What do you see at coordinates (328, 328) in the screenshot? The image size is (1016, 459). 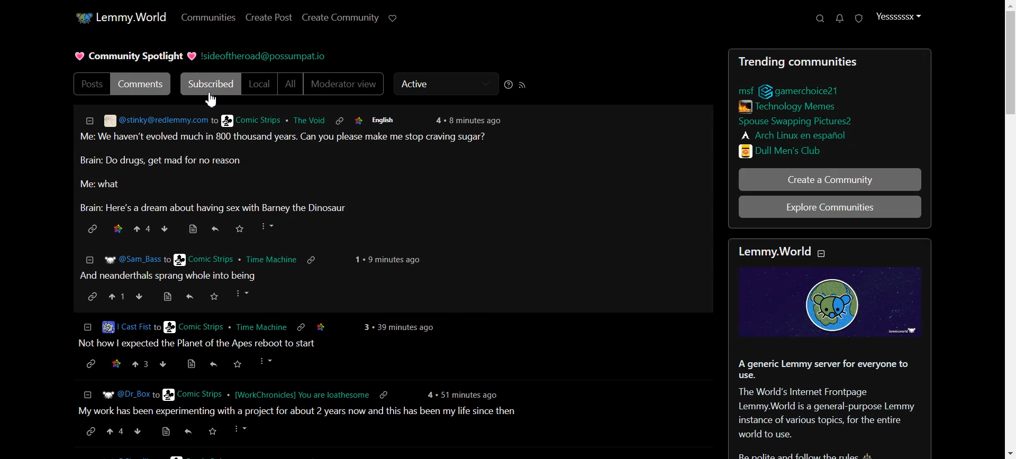 I see `starred` at bounding box center [328, 328].